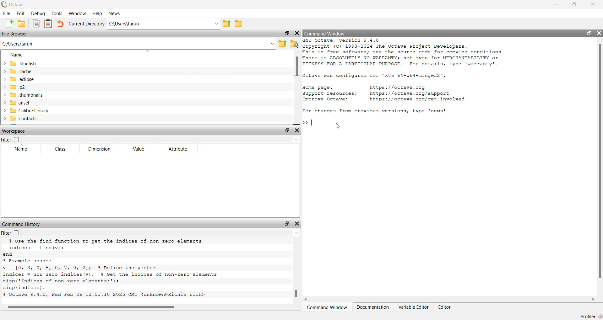 Image resolution: width=603 pixels, height=320 pixels. What do you see at coordinates (413, 77) in the screenshot?
I see `GNU Octave, version 9.4.0

Copyright (C) 1993-2024 The Octave Project Developers.

This is free software; see the source code for copying conditions.
There is ABSOLUTELY NO WARRANTY; not even for MERCHANTABILITY or
FITNESS FOR A PARTICULAR PURPOSE. For details, type 'warranty'.
Octave was configured for "x86_64-w64-mingw32".

Home page: https://octave.org

Support resources: https: //octave.org/support

Improve Octave: https://octave.org/get-involved

For changes from previous versions, type 'news'.` at bounding box center [413, 77].